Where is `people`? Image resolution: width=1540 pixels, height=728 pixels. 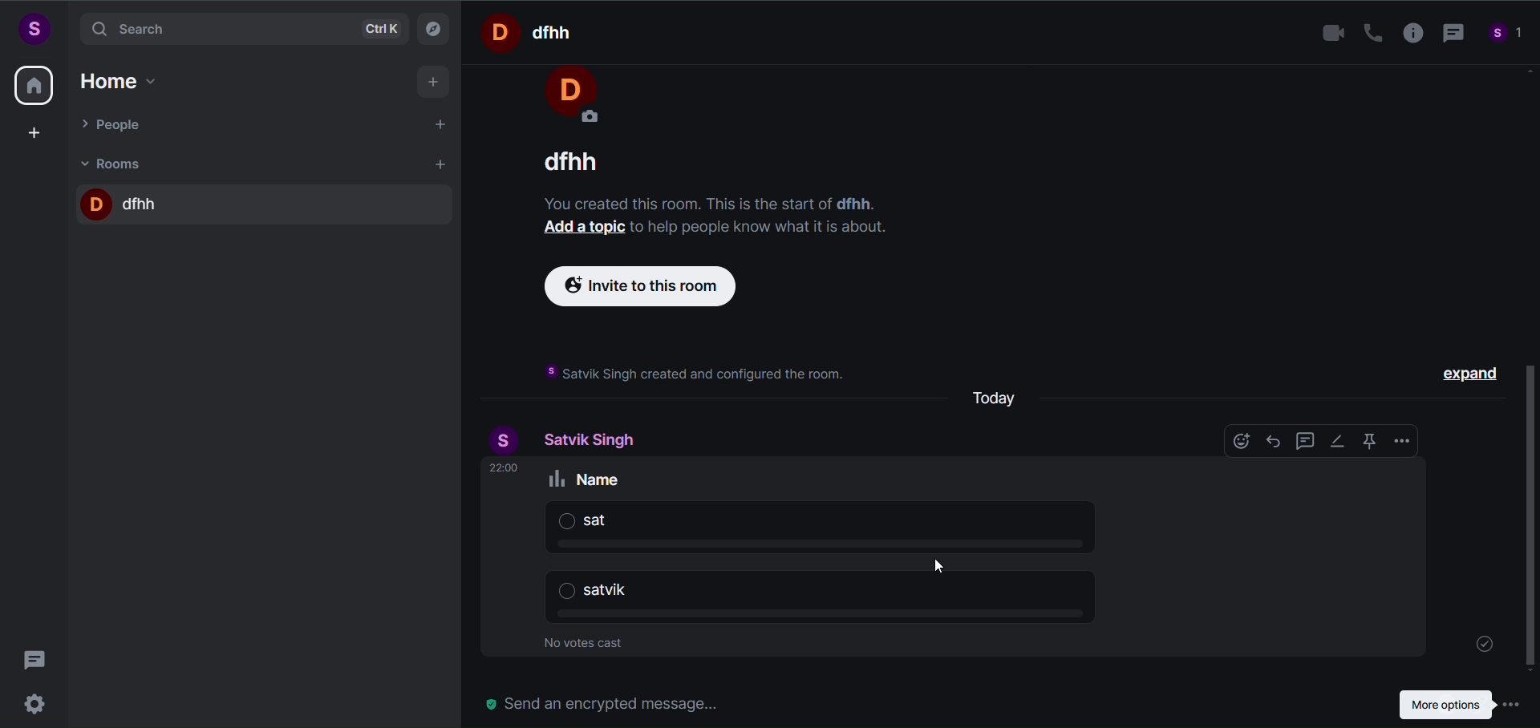
people is located at coordinates (115, 123).